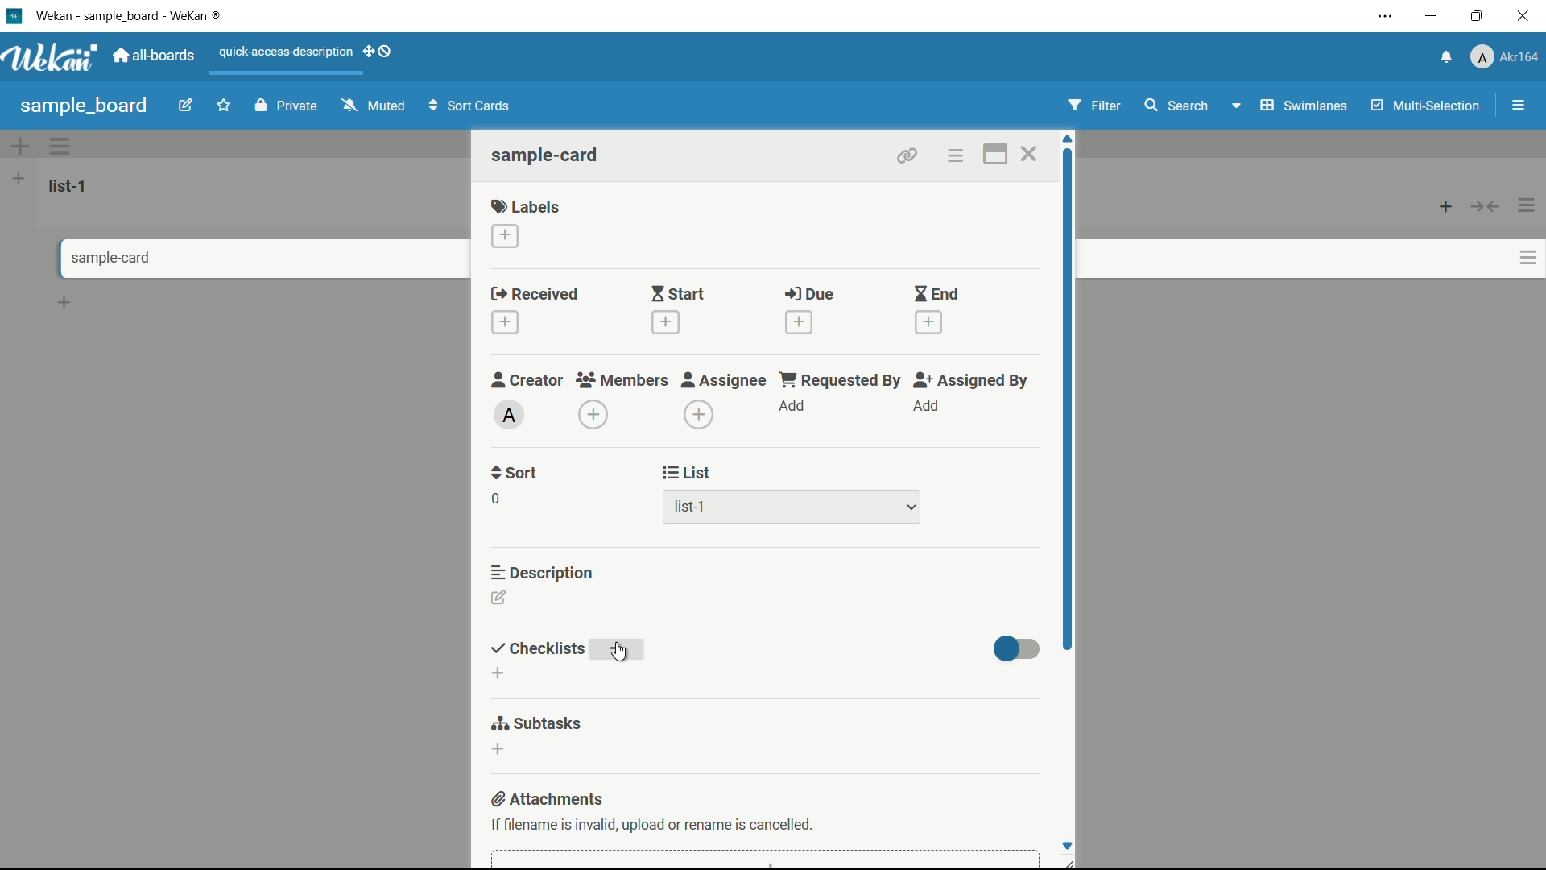 This screenshot has width=1546, height=870. I want to click on list-1, so click(692, 510).